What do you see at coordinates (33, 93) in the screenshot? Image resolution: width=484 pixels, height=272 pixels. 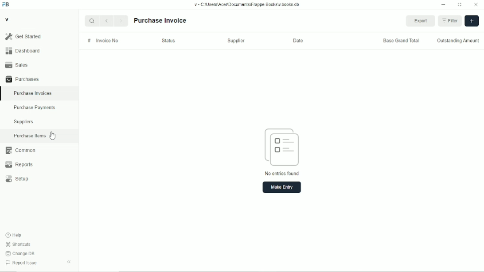 I see `purchase invoices` at bounding box center [33, 93].